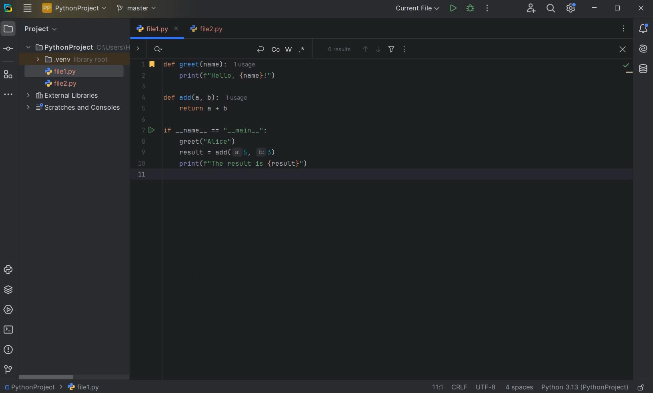  What do you see at coordinates (33, 387) in the screenshot?
I see `PROJECT NAME` at bounding box center [33, 387].